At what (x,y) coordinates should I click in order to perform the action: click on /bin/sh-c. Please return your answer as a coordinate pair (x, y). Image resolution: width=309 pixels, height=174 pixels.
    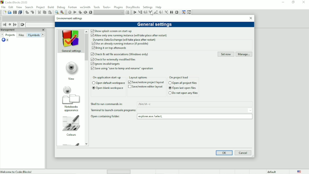
    Looking at the image, I should click on (195, 104).